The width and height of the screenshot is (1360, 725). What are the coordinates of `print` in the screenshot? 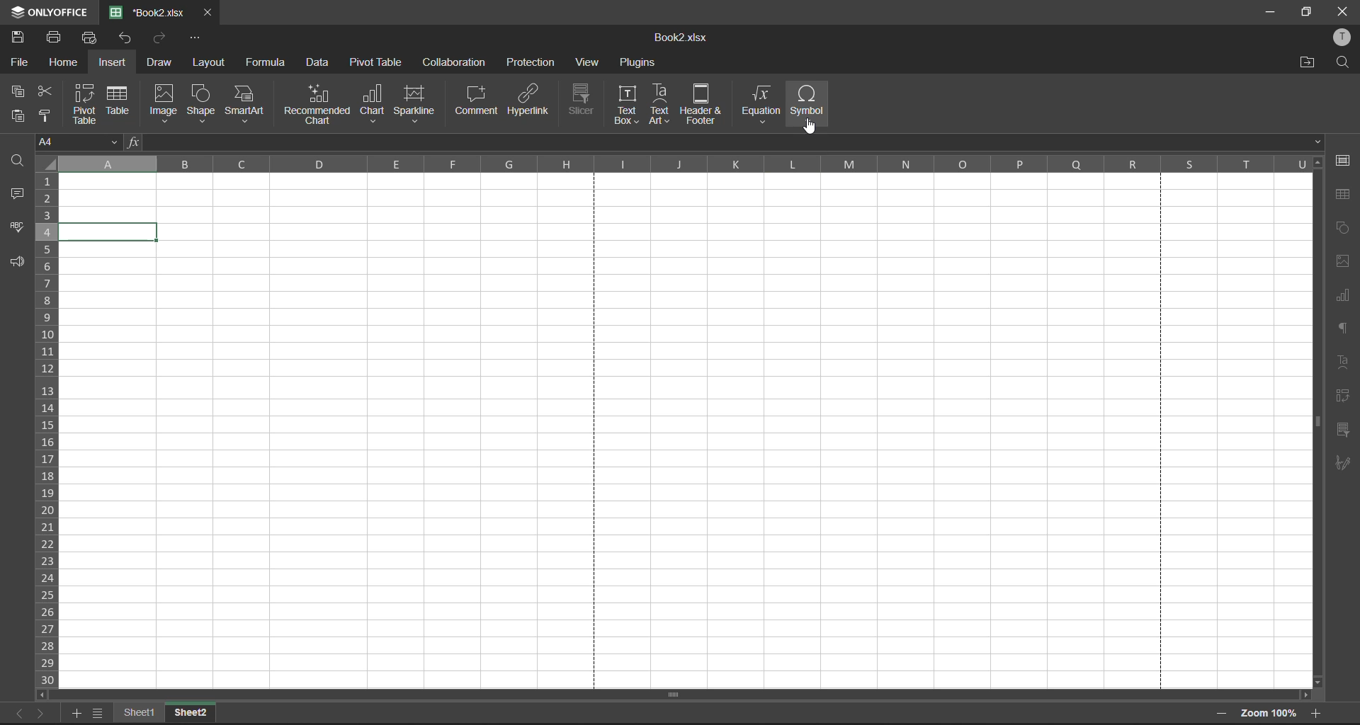 It's located at (54, 35).